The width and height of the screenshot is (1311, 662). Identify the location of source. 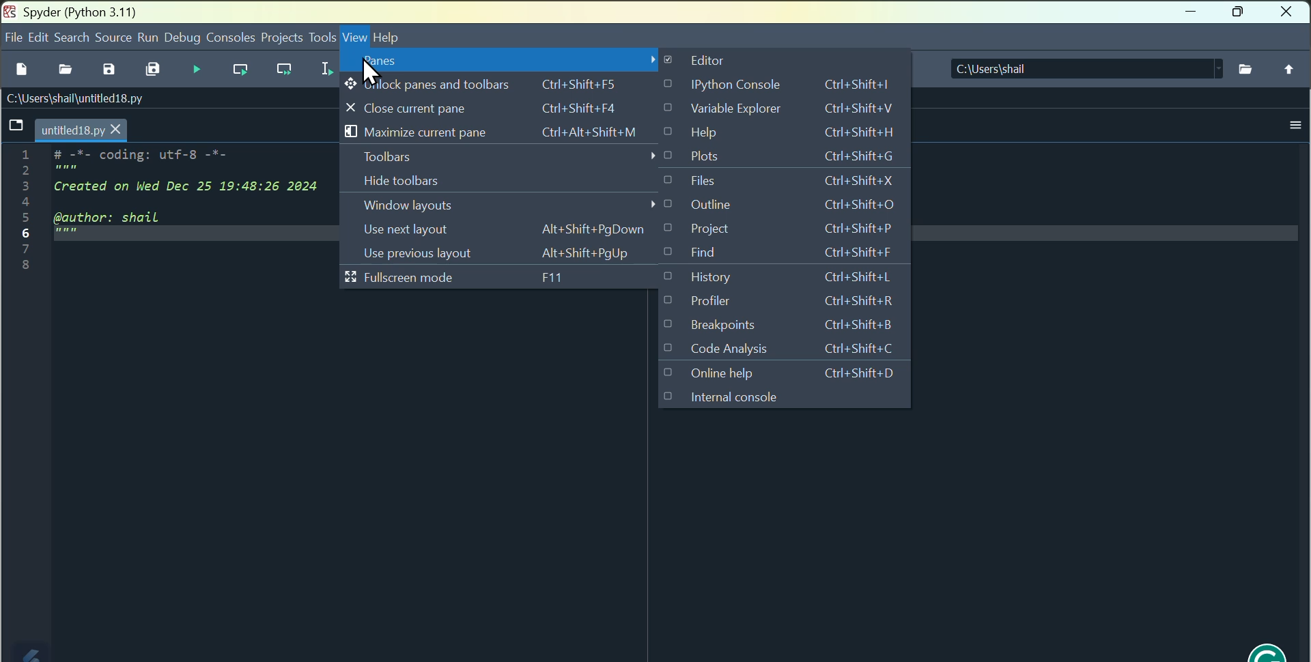
(111, 36).